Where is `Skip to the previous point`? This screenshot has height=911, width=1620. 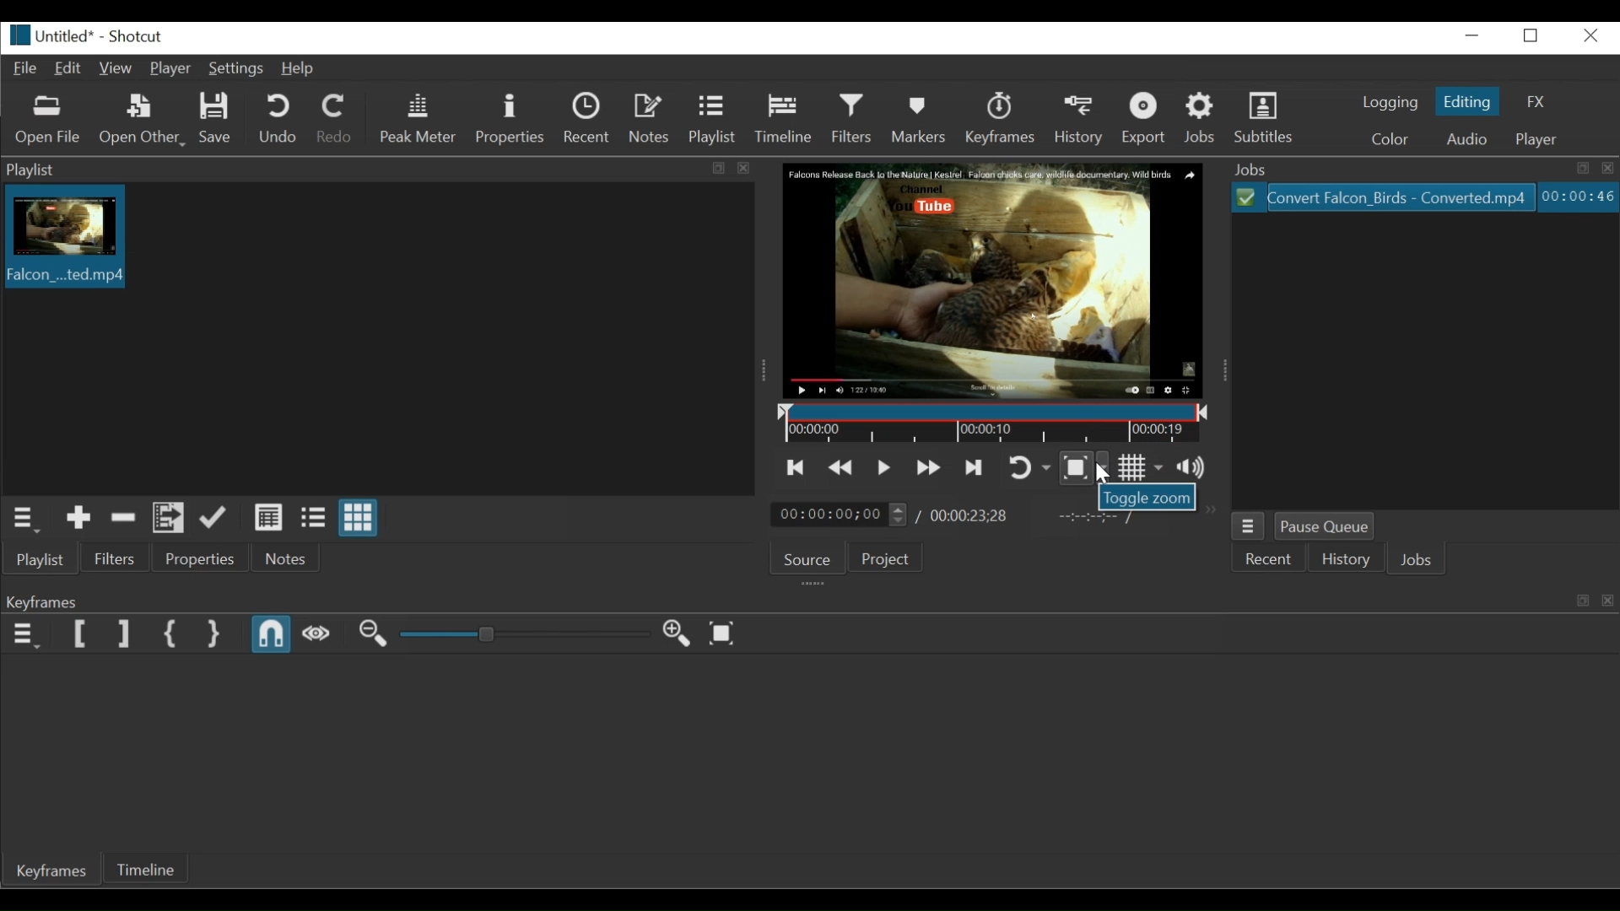 Skip to the previous point is located at coordinates (791, 467).